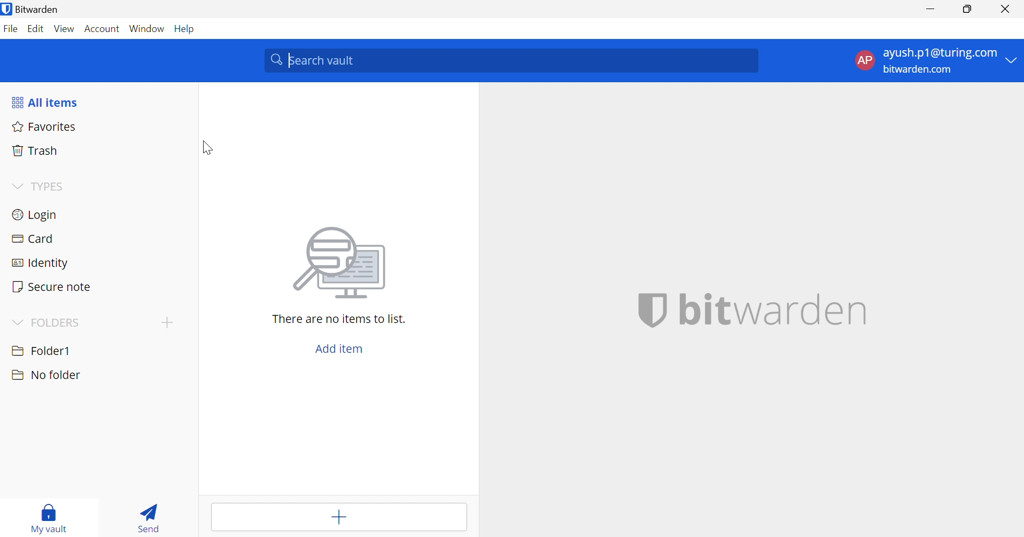 The image size is (1024, 537). Describe the element at coordinates (34, 239) in the screenshot. I see `Card` at that location.